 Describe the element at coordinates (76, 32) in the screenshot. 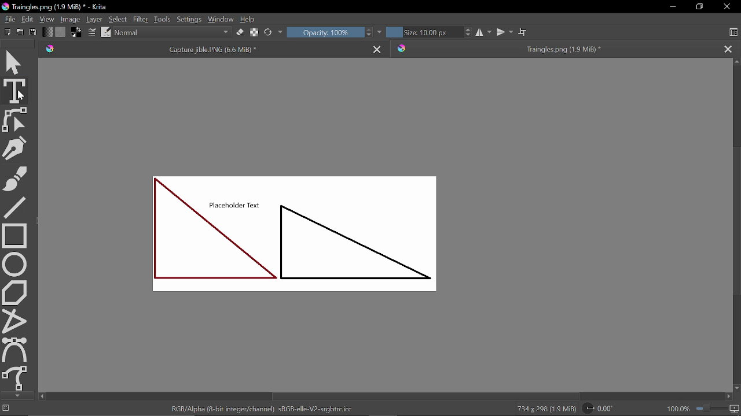

I see `Foreground color` at that location.